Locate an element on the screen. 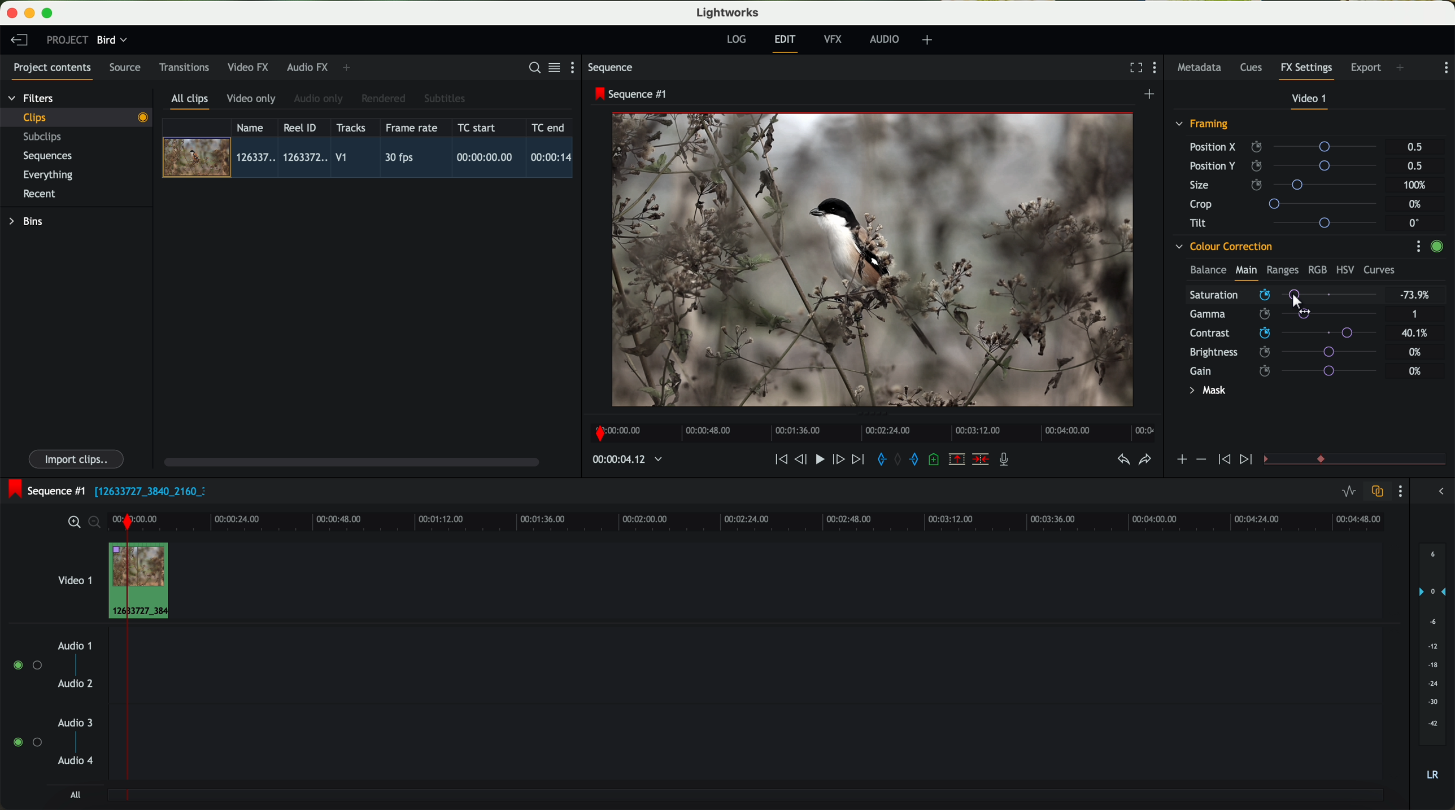  clear marks is located at coordinates (899, 459).